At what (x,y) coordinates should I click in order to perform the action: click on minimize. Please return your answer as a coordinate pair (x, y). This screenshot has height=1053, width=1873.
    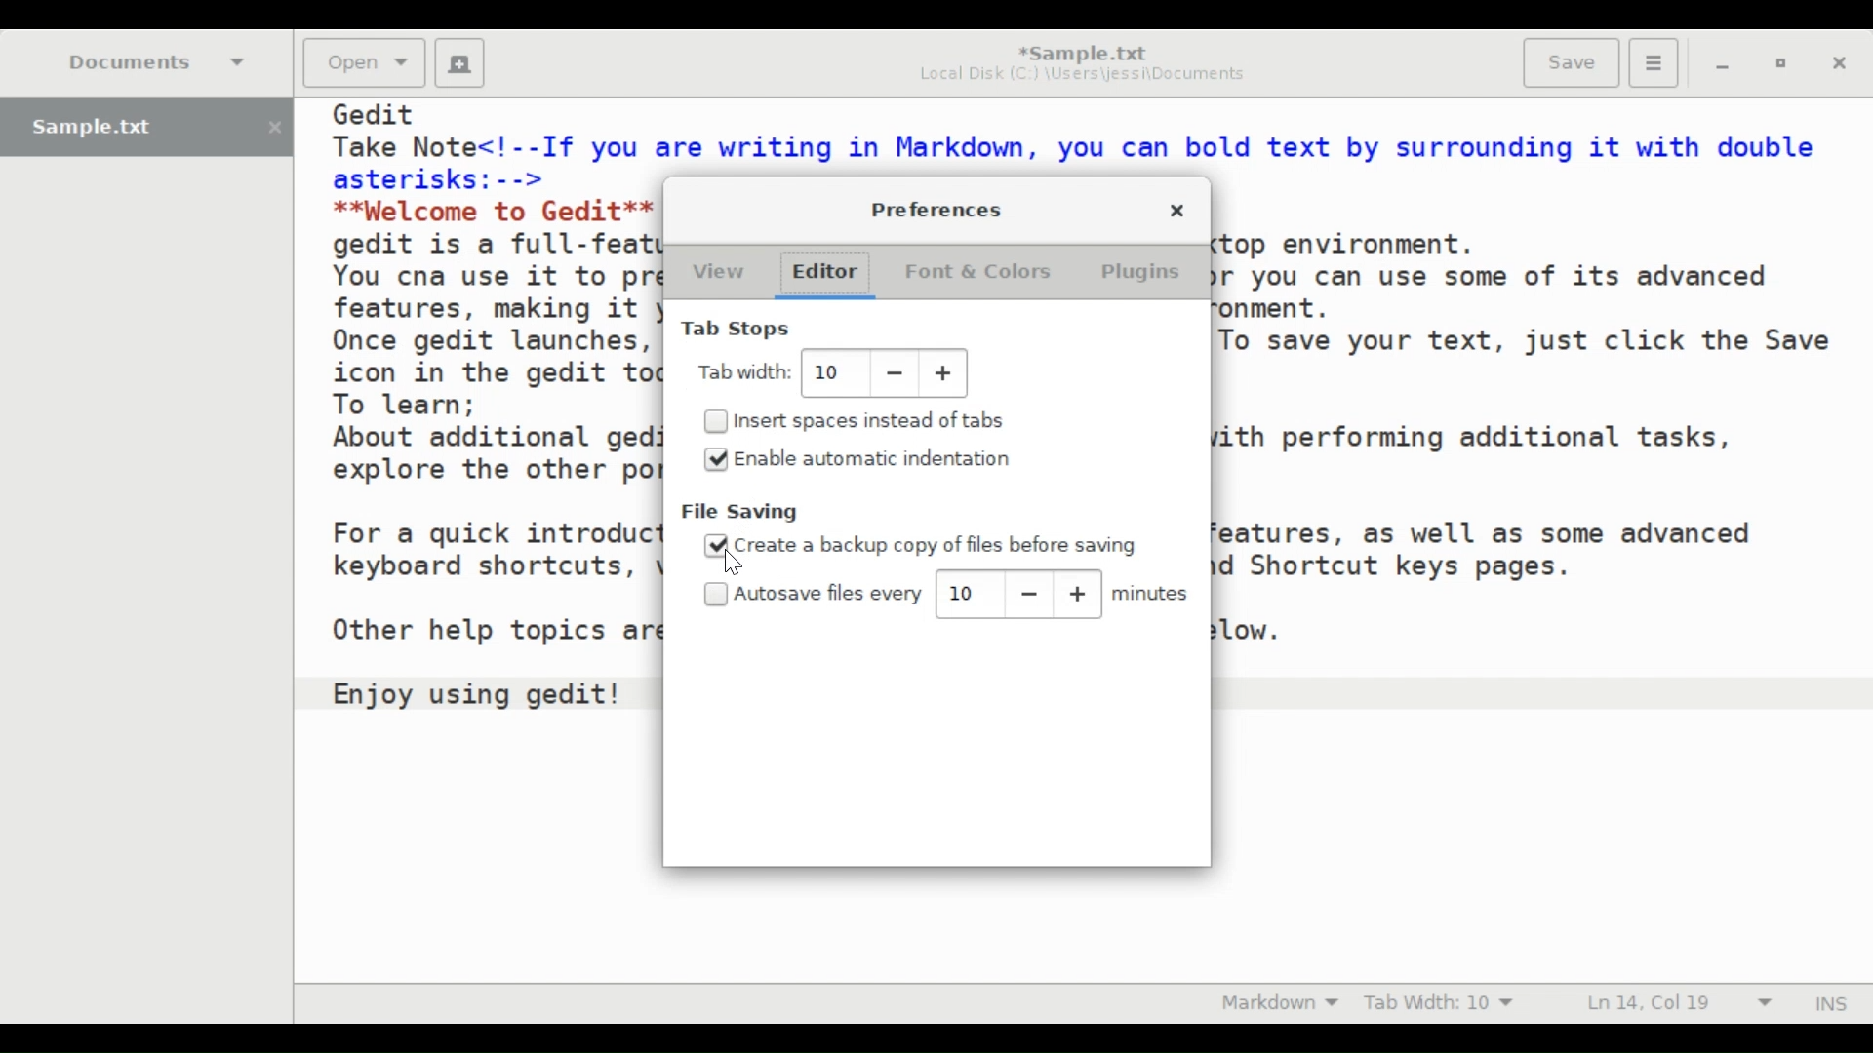
    Looking at the image, I should click on (1725, 65).